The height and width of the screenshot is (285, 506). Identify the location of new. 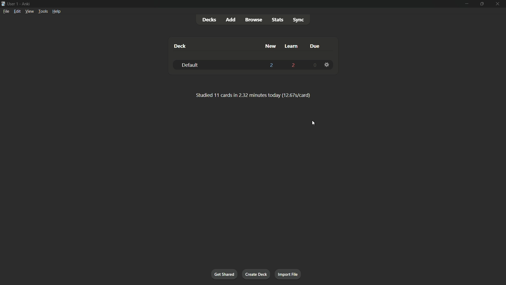
(270, 47).